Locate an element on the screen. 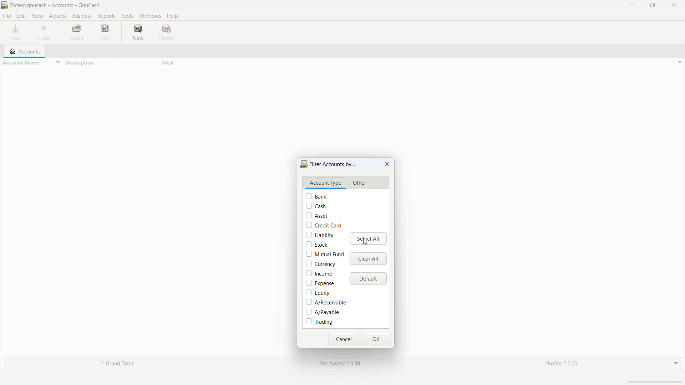  cash is located at coordinates (316, 206).